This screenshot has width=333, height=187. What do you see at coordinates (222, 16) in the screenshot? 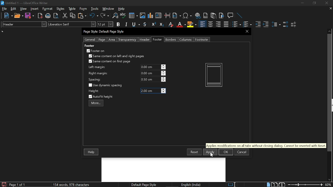
I see `Insert bibliography` at bounding box center [222, 16].